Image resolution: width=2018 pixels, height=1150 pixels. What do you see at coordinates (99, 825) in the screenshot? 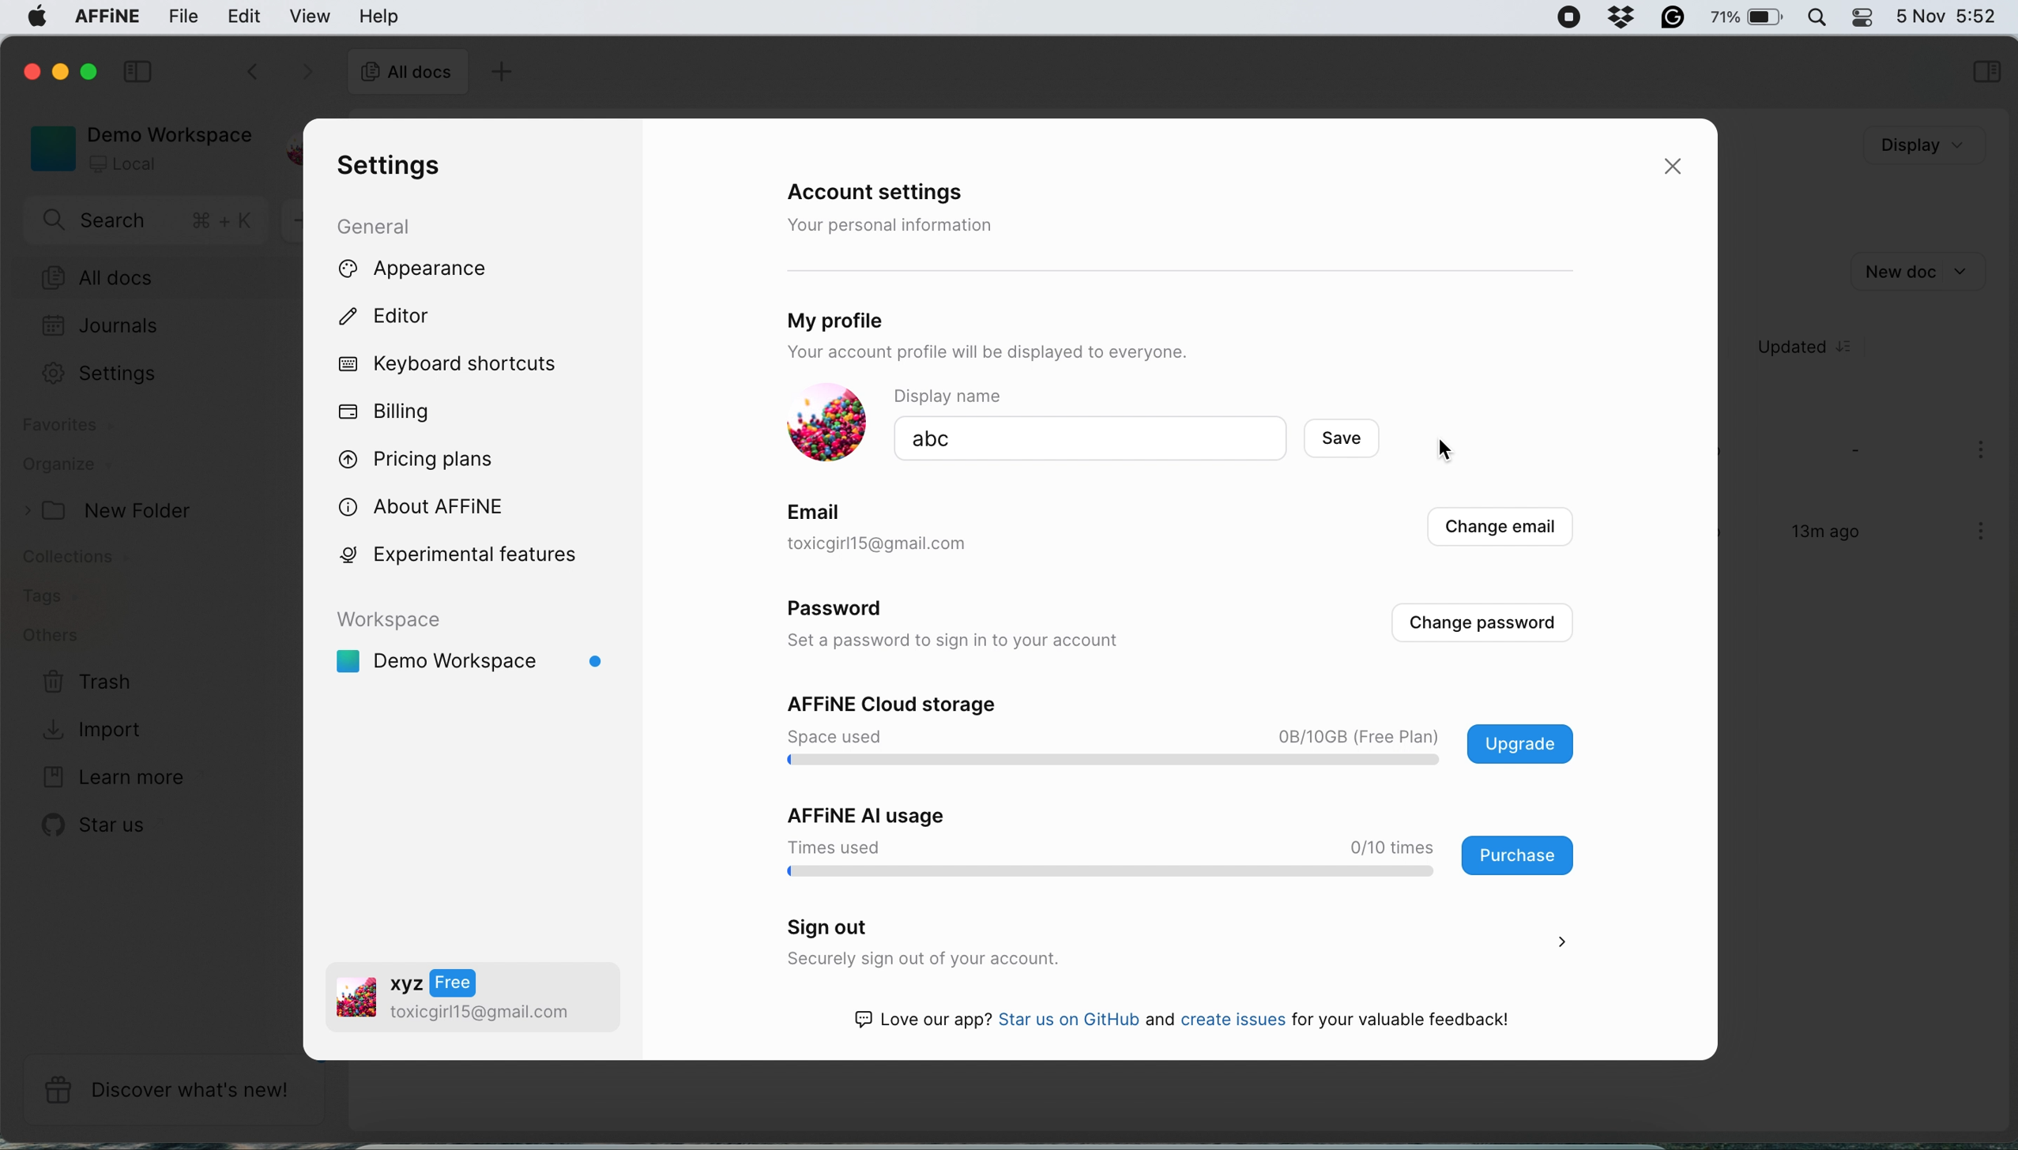
I see `star us` at bounding box center [99, 825].